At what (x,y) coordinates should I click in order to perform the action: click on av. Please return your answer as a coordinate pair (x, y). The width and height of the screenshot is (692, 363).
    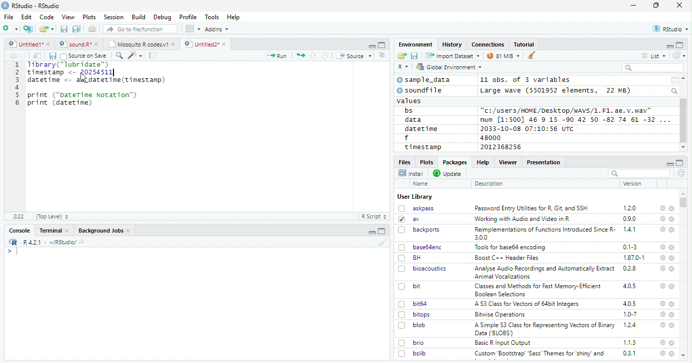
    Looking at the image, I should click on (409, 218).